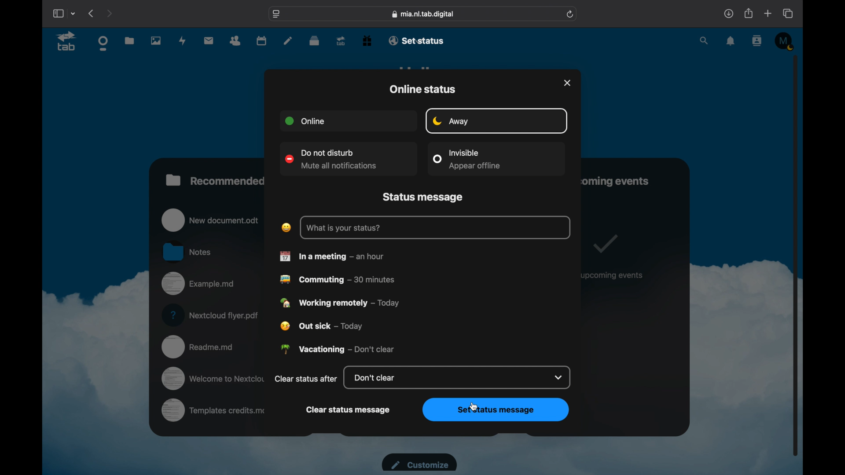 This screenshot has width=845, height=475. What do you see at coordinates (424, 197) in the screenshot?
I see `status message` at bounding box center [424, 197].